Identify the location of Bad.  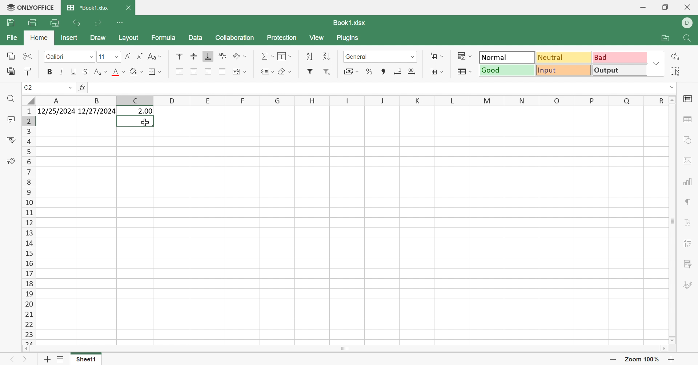
(620, 57).